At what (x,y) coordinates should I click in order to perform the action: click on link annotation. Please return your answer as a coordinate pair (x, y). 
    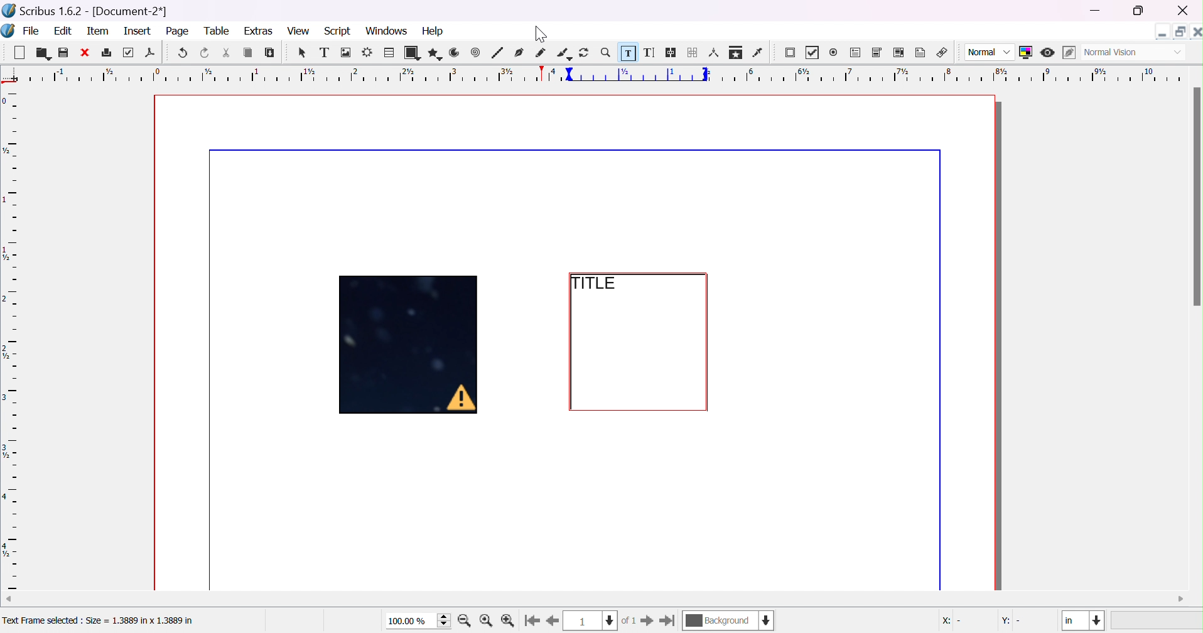
    Looking at the image, I should click on (942, 51).